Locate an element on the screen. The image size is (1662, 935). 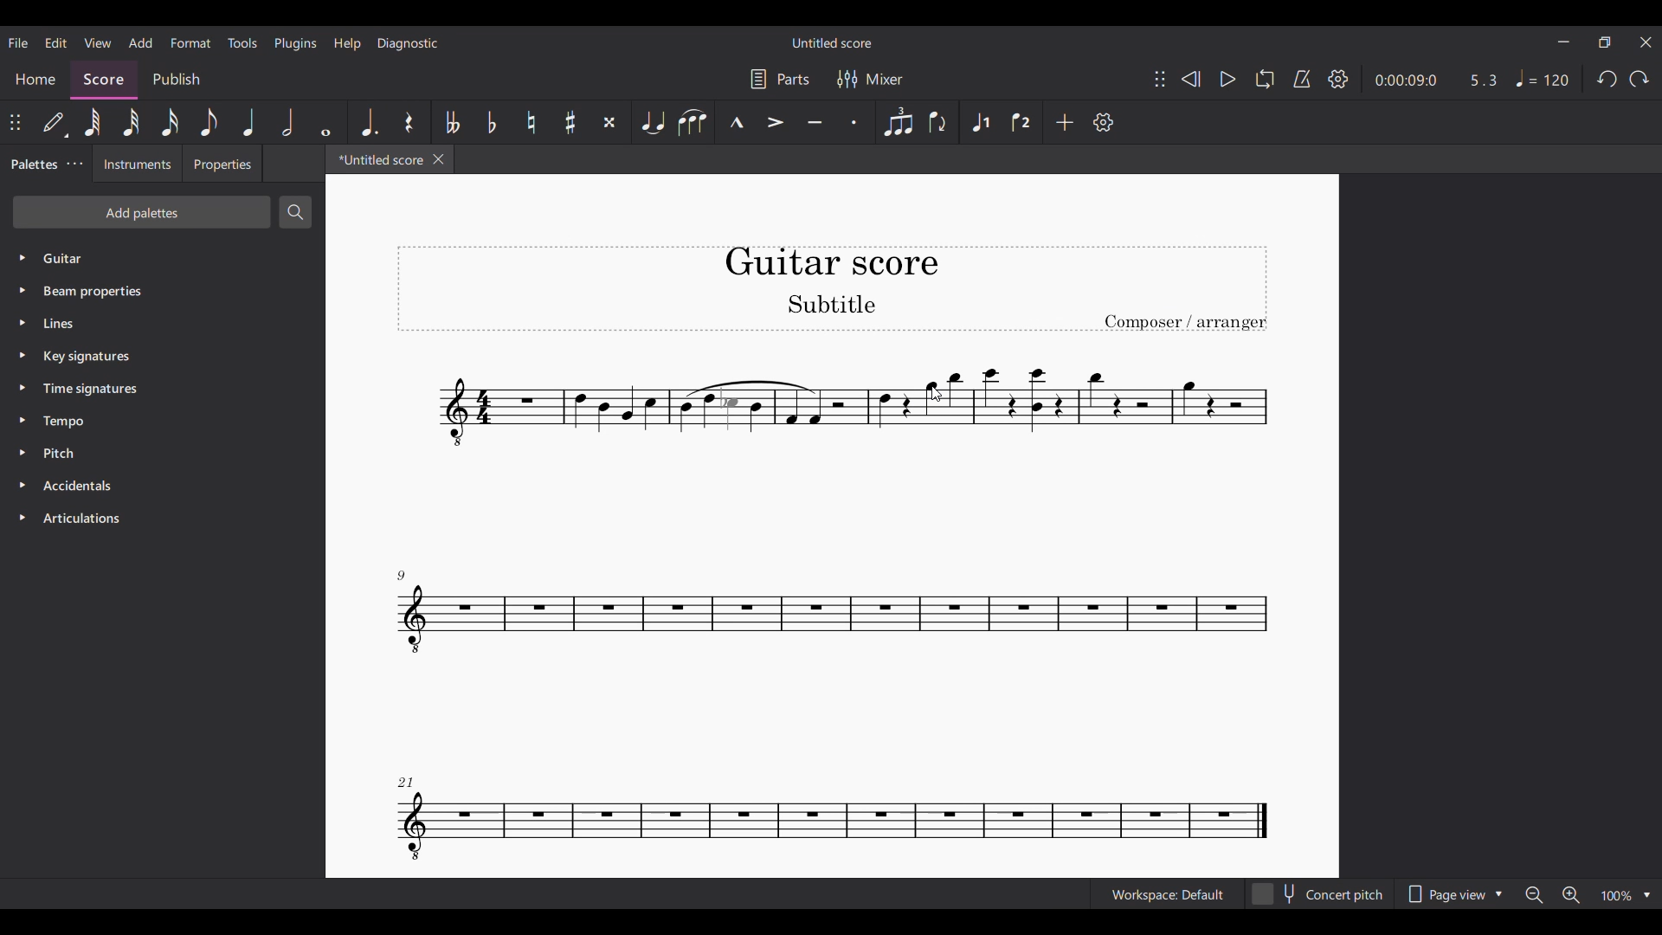
Plugins menu is located at coordinates (296, 44).